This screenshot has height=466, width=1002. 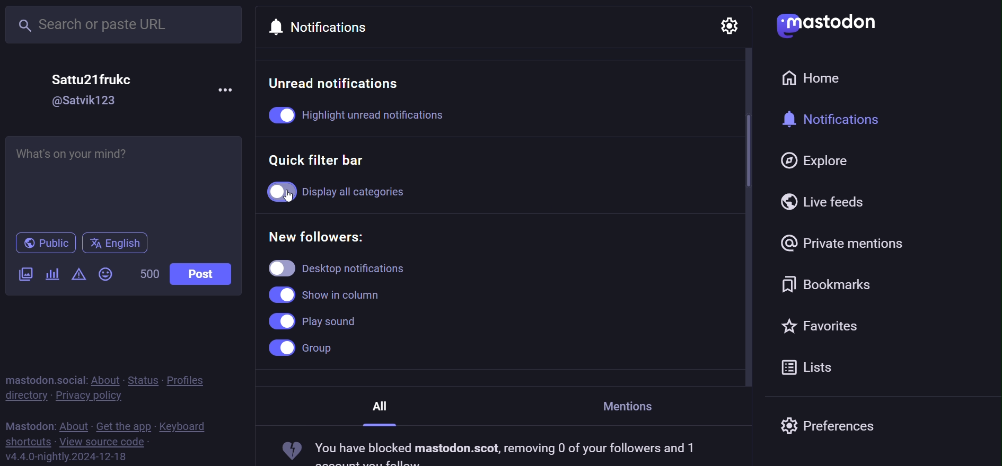 I want to click on view source code, so click(x=103, y=442).